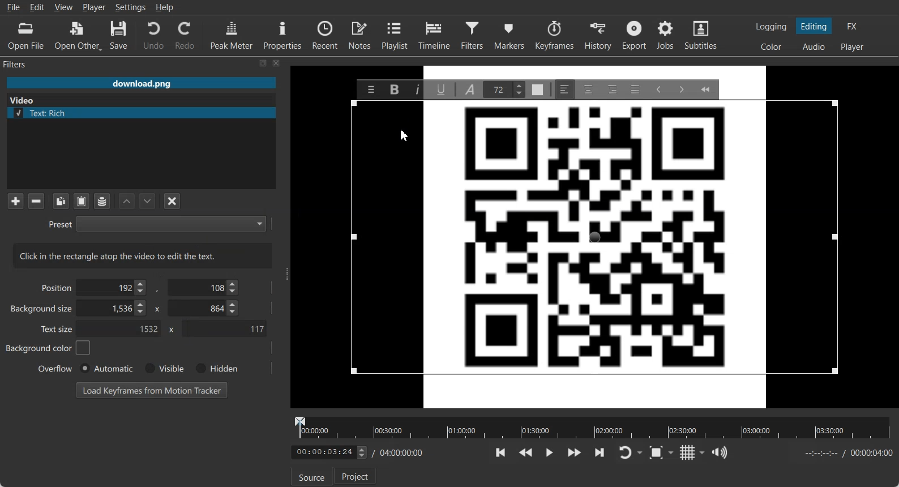 The width and height of the screenshot is (899, 487). What do you see at coordinates (588, 89) in the screenshot?
I see `Center` at bounding box center [588, 89].